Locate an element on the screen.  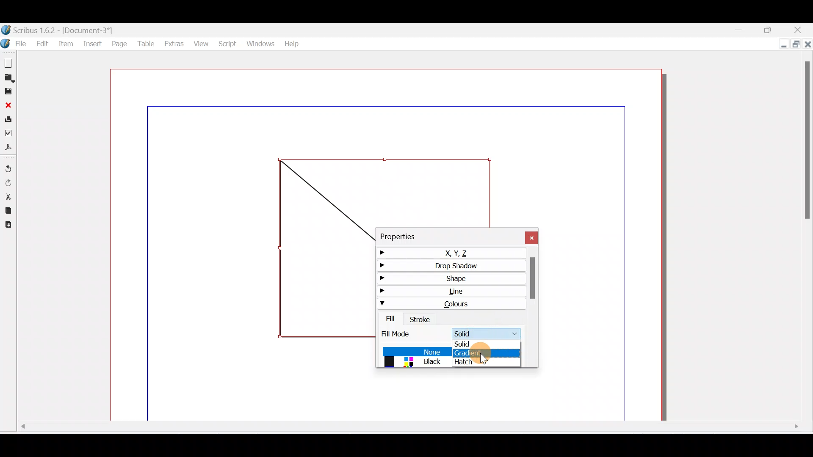
Item is located at coordinates (66, 45).